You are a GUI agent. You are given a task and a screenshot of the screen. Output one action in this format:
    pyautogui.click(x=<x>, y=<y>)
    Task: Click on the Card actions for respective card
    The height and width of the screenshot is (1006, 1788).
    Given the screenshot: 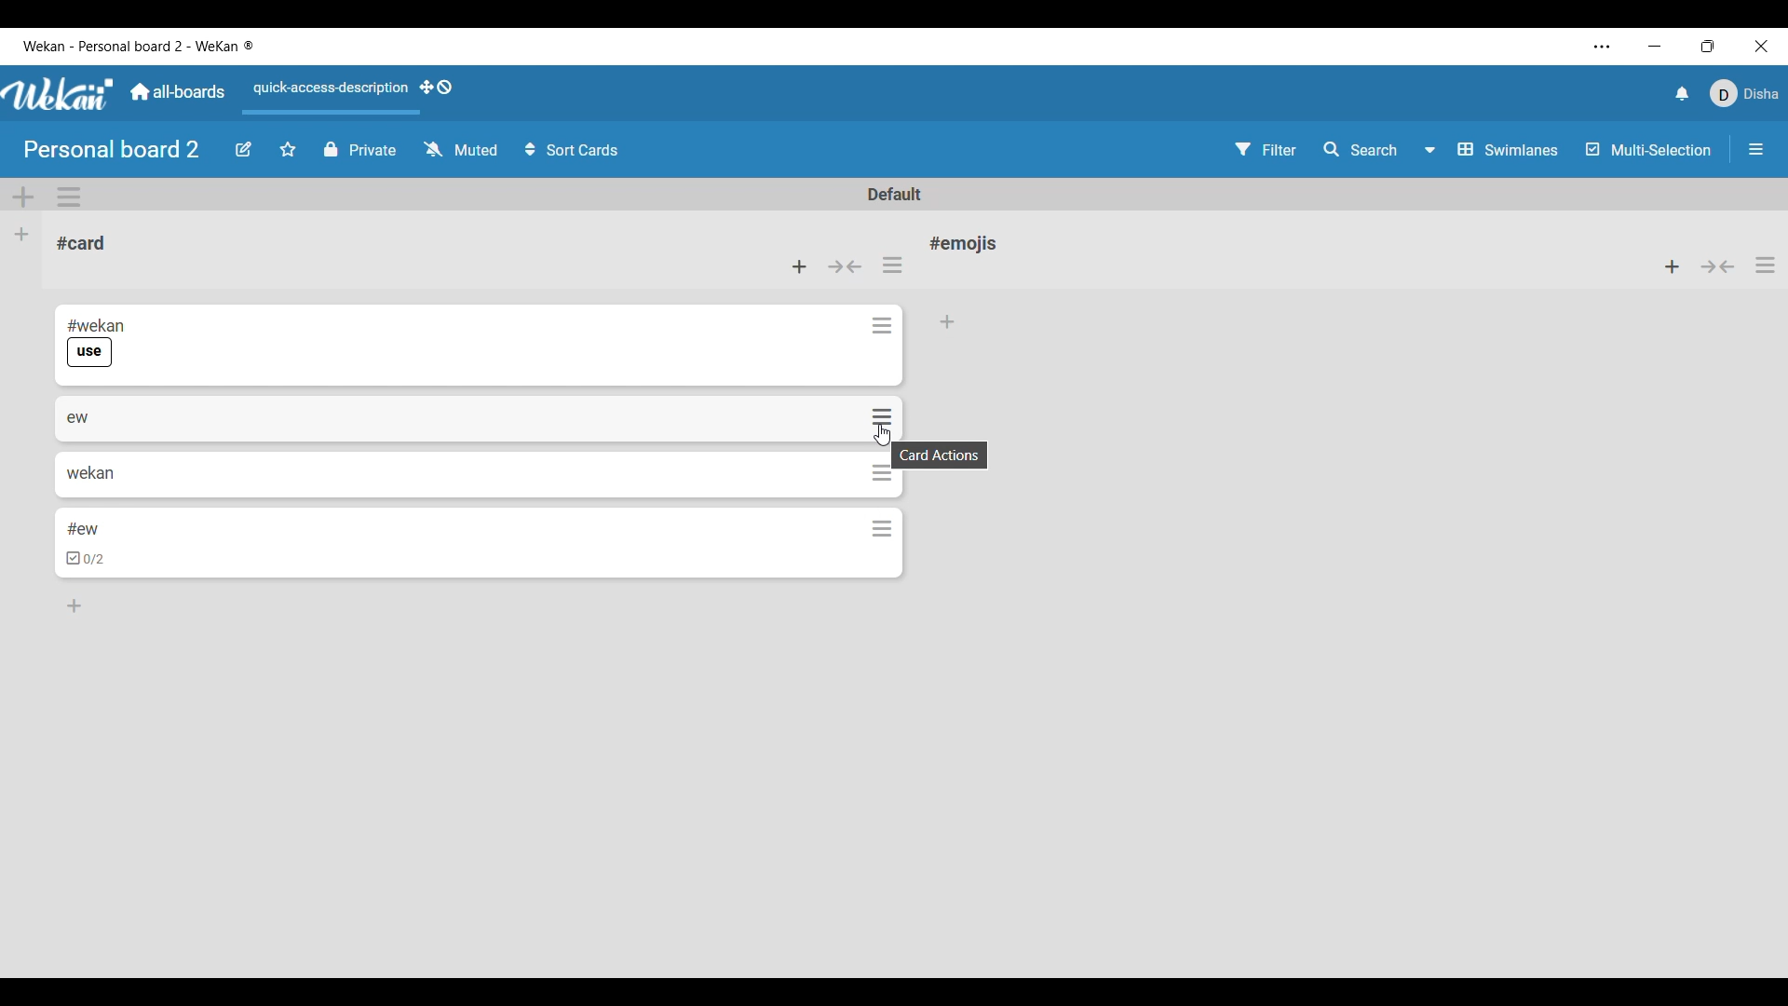 What is the action you would take?
    pyautogui.click(x=882, y=475)
    